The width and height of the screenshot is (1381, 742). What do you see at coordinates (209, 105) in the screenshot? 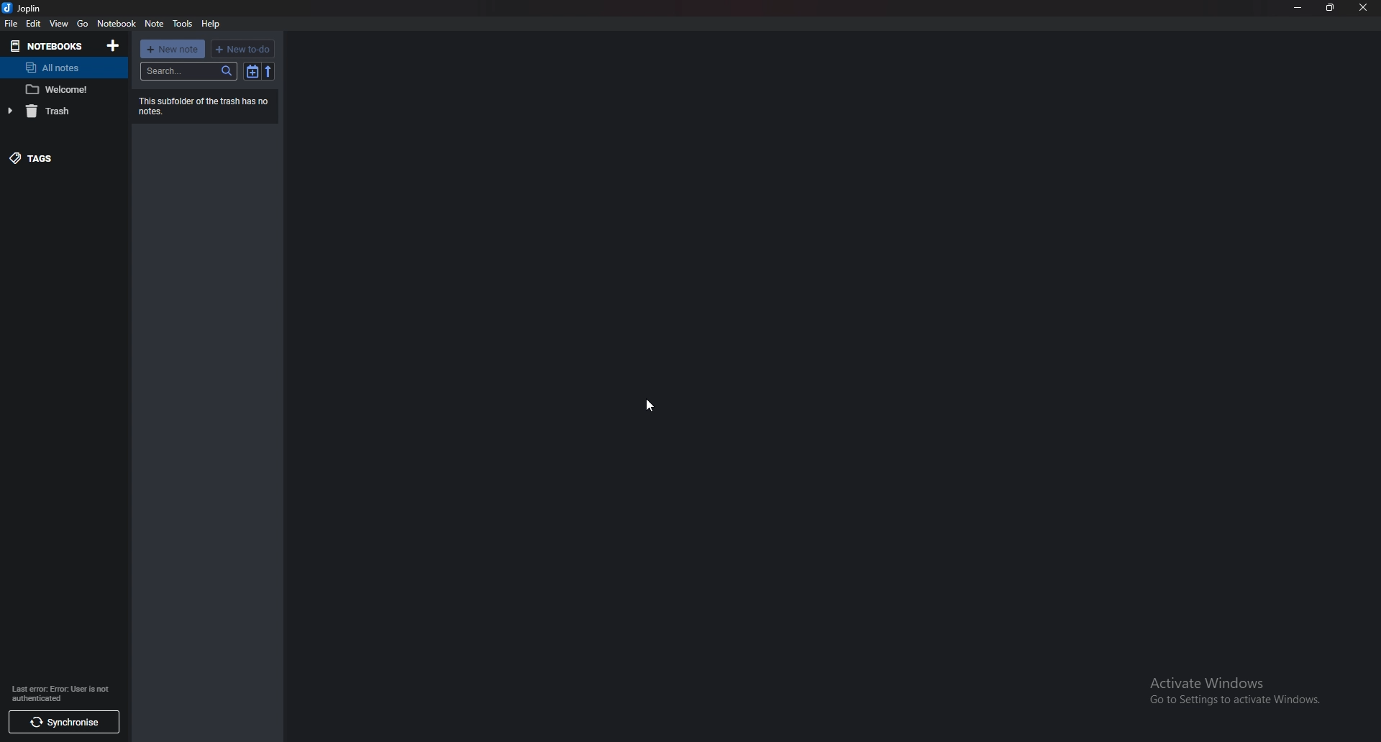
I see `This subfolder of the trash has no notes.` at bounding box center [209, 105].